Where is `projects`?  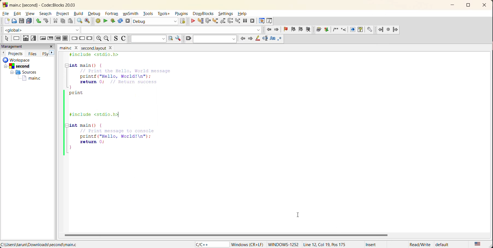
projects is located at coordinates (16, 53).